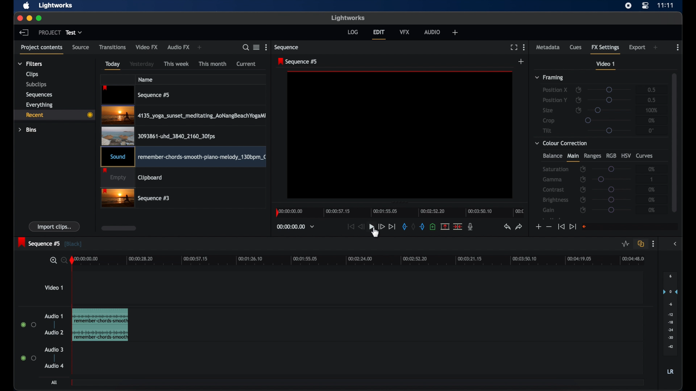 The image size is (696, 391). What do you see at coordinates (519, 227) in the screenshot?
I see `redo` at bounding box center [519, 227].